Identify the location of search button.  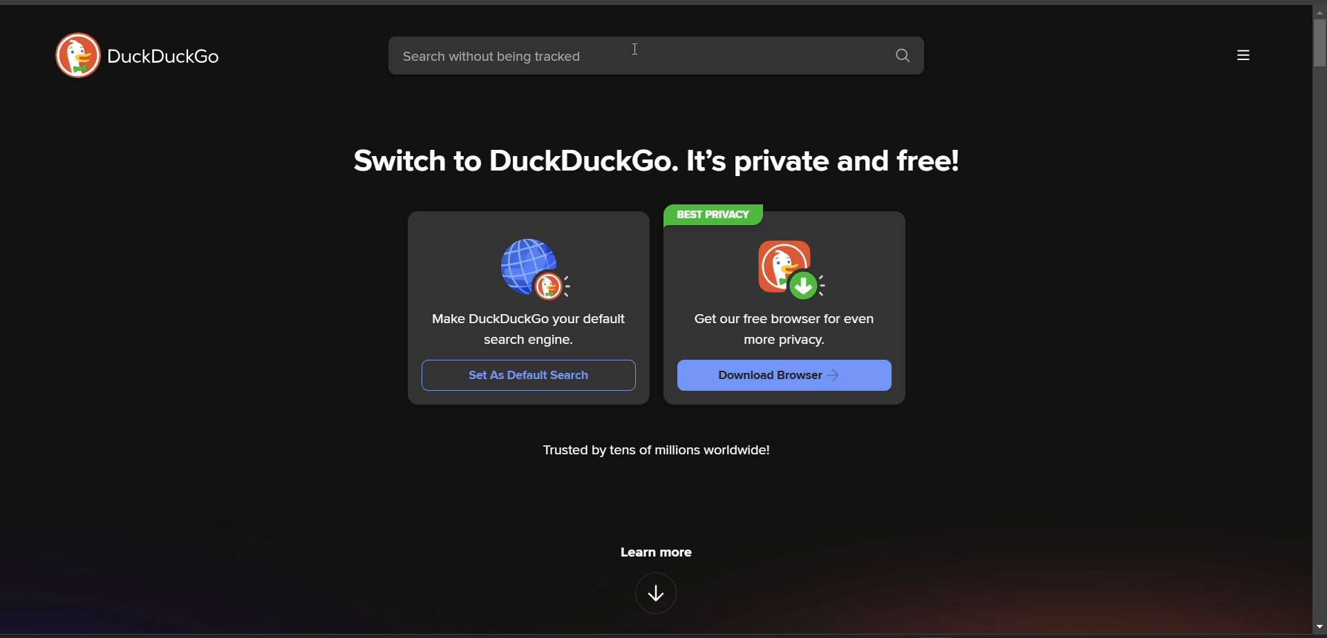
(903, 55).